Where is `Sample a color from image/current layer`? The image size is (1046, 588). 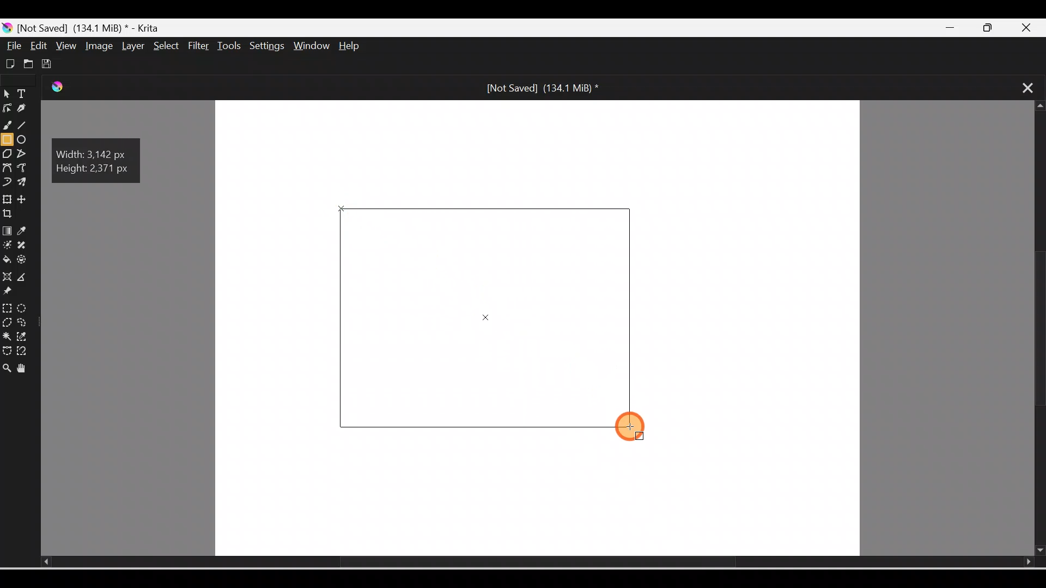 Sample a color from image/current layer is located at coordinates (26, 231).